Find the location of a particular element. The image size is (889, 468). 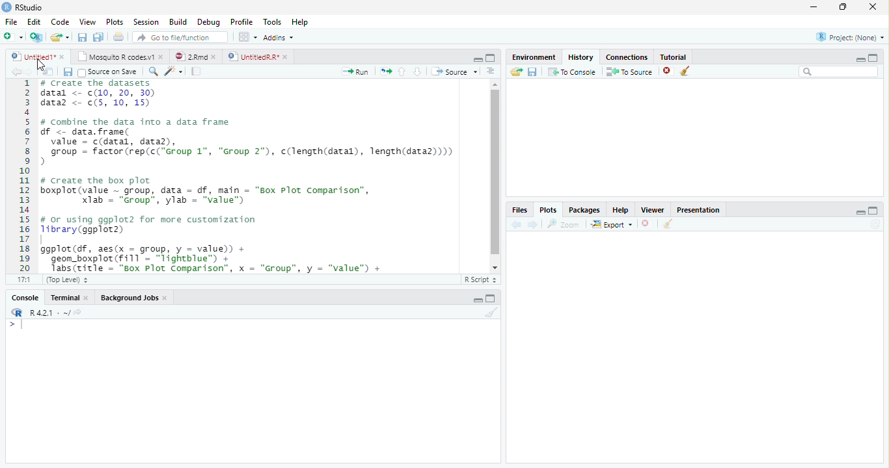

History is located at coordinates (581, 57).